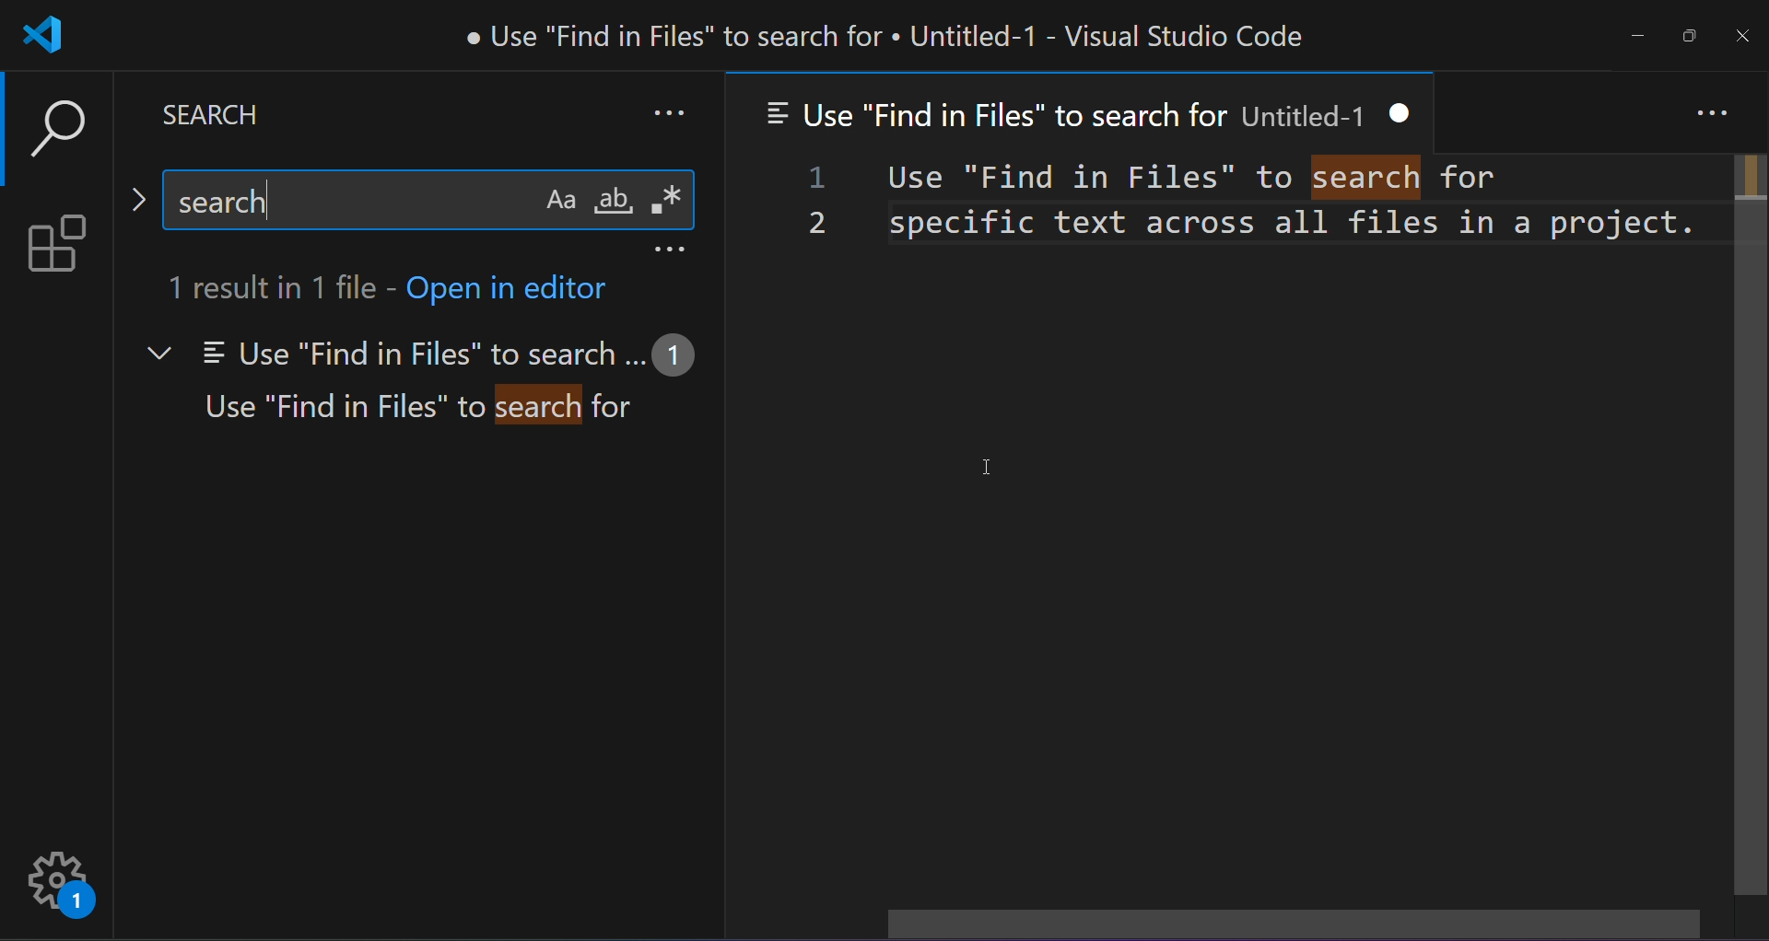  What do you see at coordinates (235, 199) in the screenshot?
I see `search` at bounding box center [235, 199].